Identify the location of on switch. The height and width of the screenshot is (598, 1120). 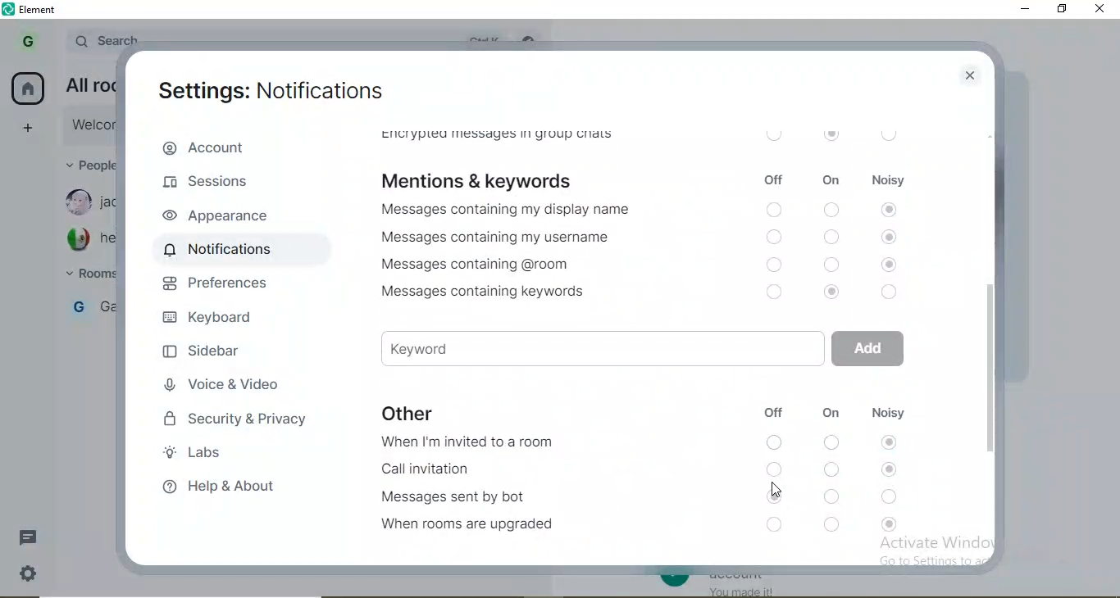
(830, 134).